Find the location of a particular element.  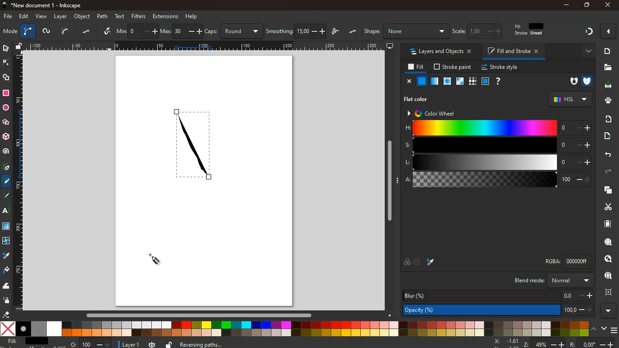

stroke paint is located at coordinates (454, 67).